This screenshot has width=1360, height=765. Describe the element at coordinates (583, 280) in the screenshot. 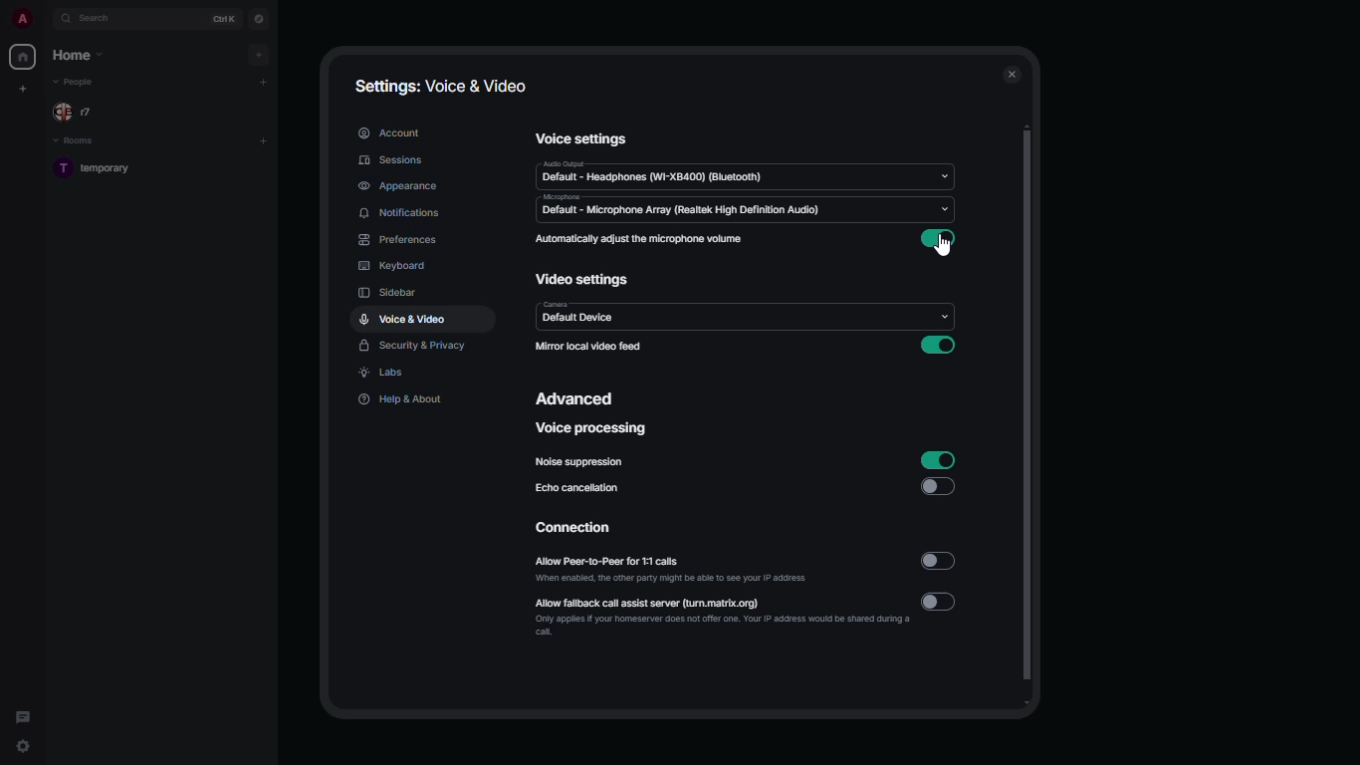

I see `video settings` at that location.